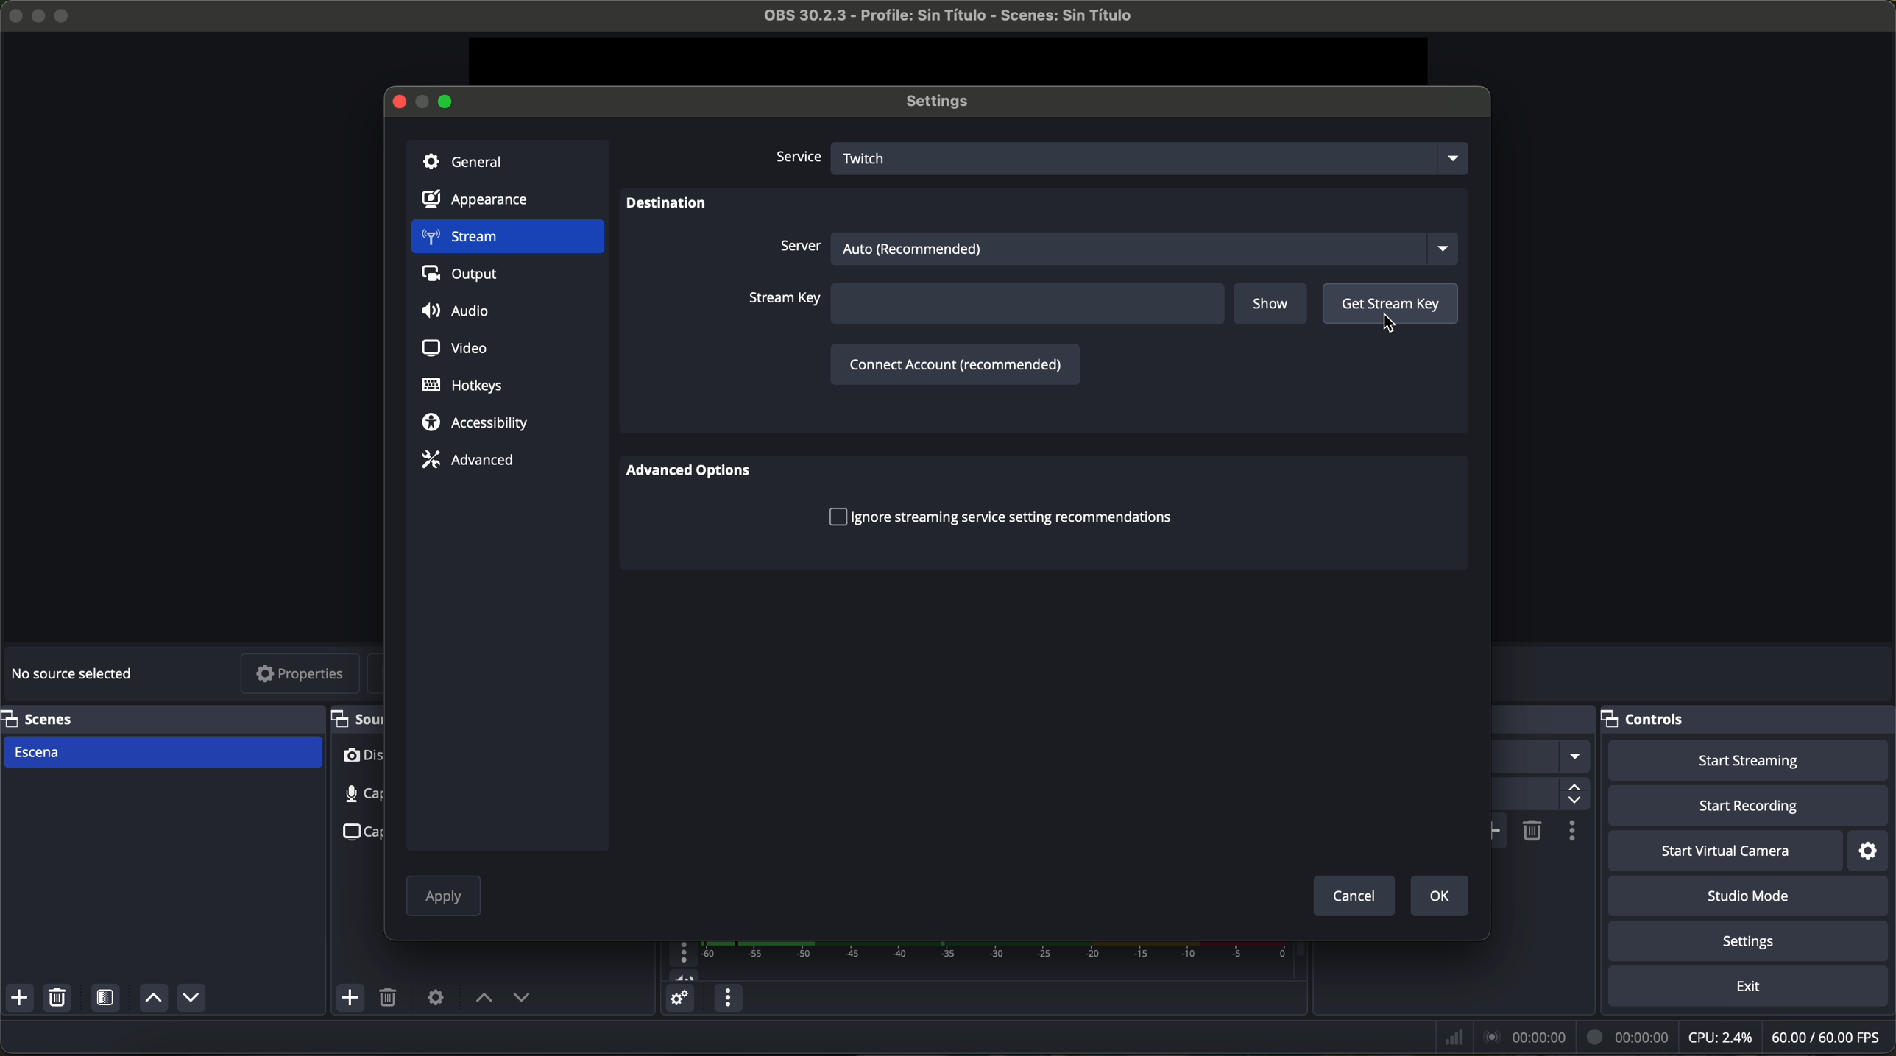 Image resolution: width=1896 pixels, height=1056 pixels. I want to click on 300 ms, so click(1538, 795).